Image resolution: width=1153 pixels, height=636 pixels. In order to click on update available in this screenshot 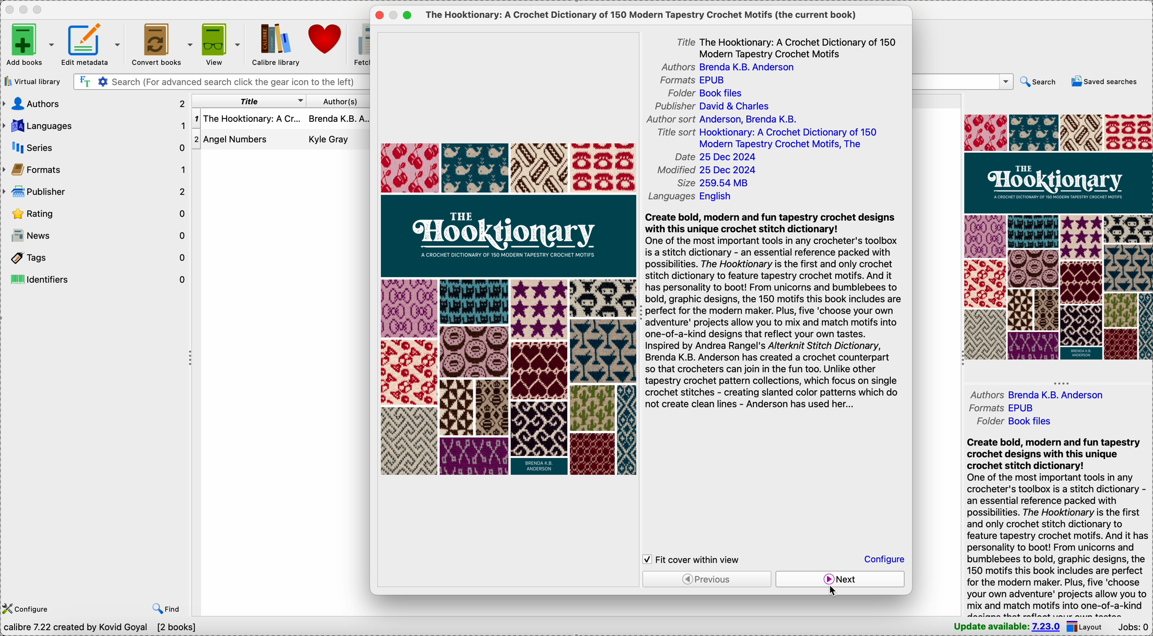, I will do `click(1008, 627)`.